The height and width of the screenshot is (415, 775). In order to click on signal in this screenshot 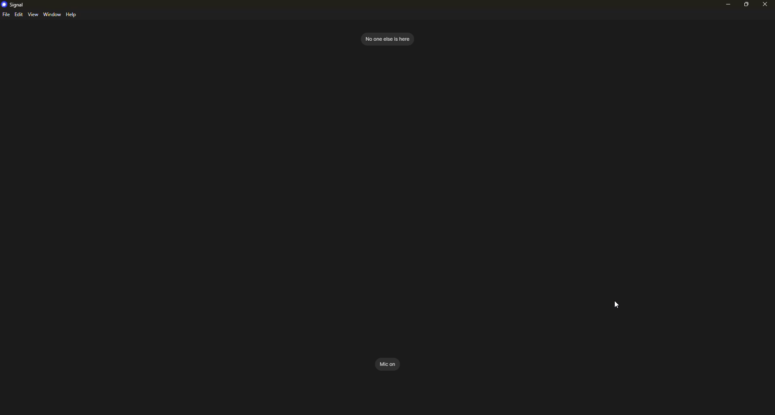, I will do `click(14, 4)`.